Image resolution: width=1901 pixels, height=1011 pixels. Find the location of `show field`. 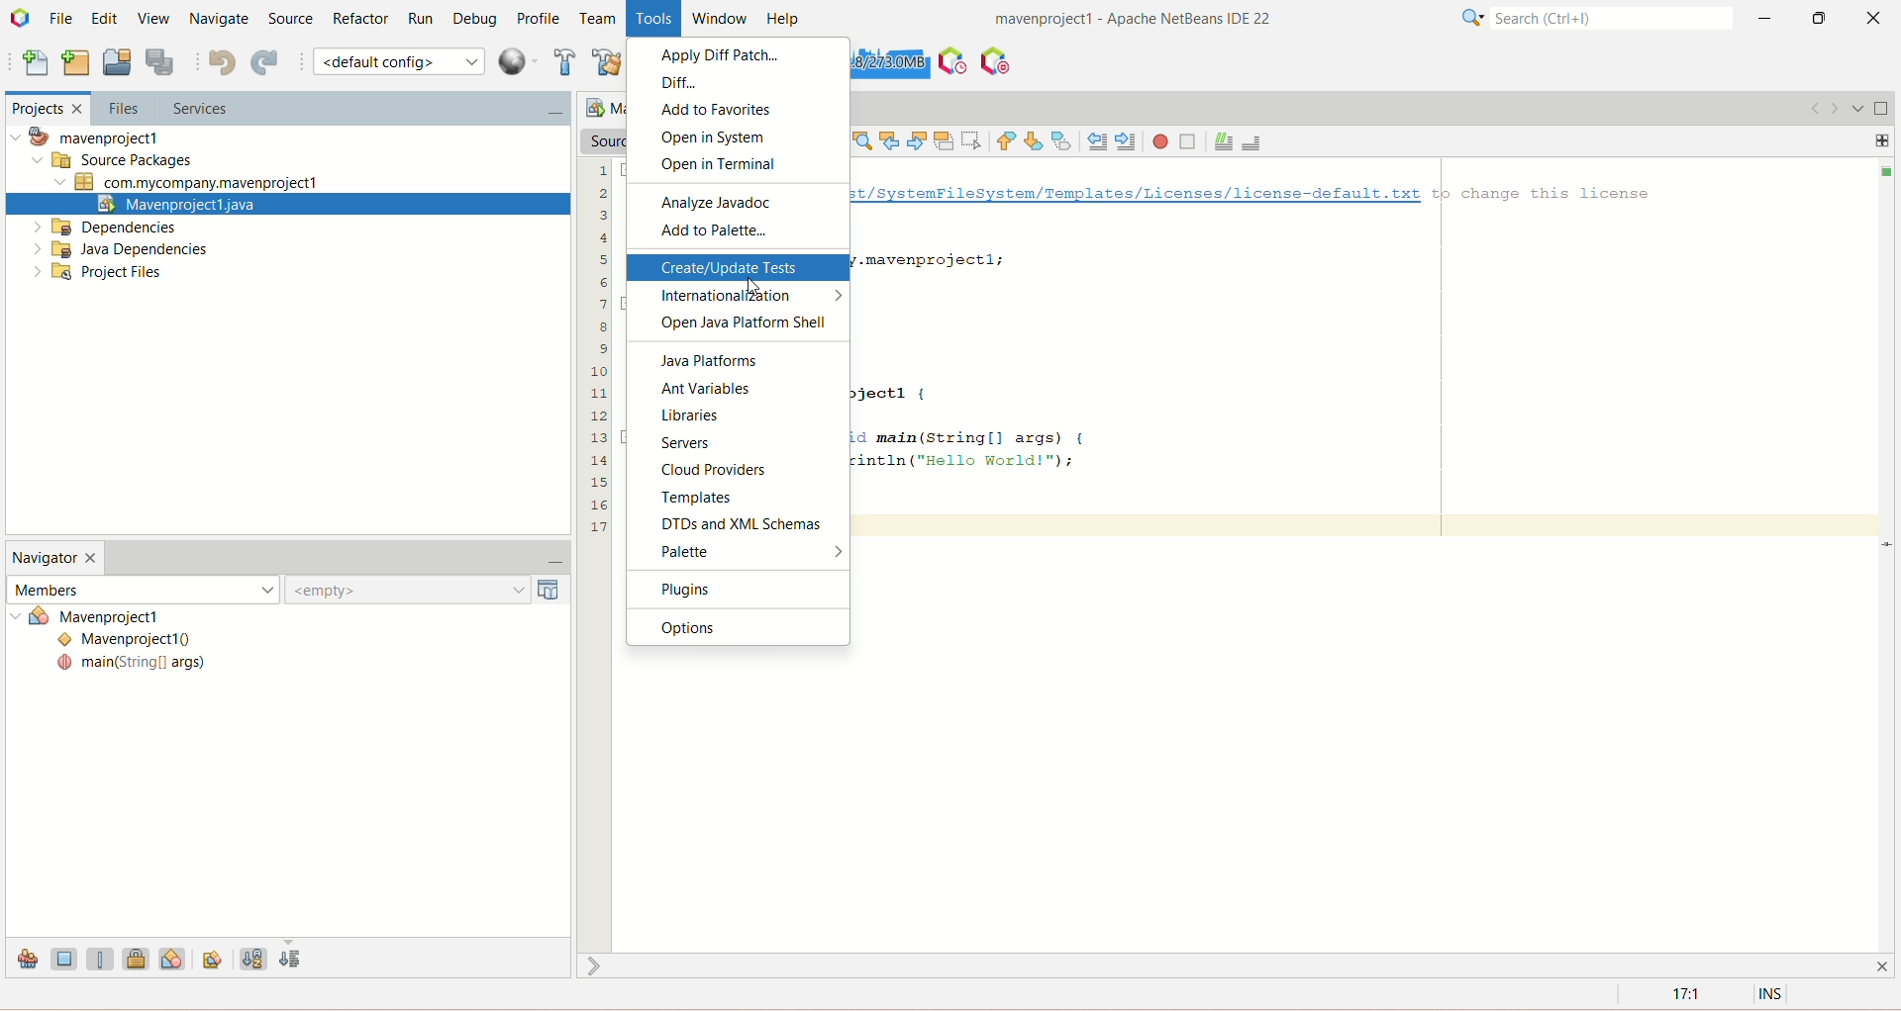

show field is located at coordinates (64, 958).